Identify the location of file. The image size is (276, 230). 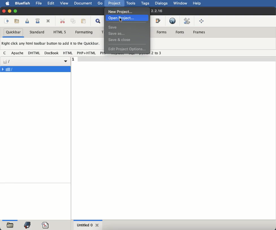
(35, 69).